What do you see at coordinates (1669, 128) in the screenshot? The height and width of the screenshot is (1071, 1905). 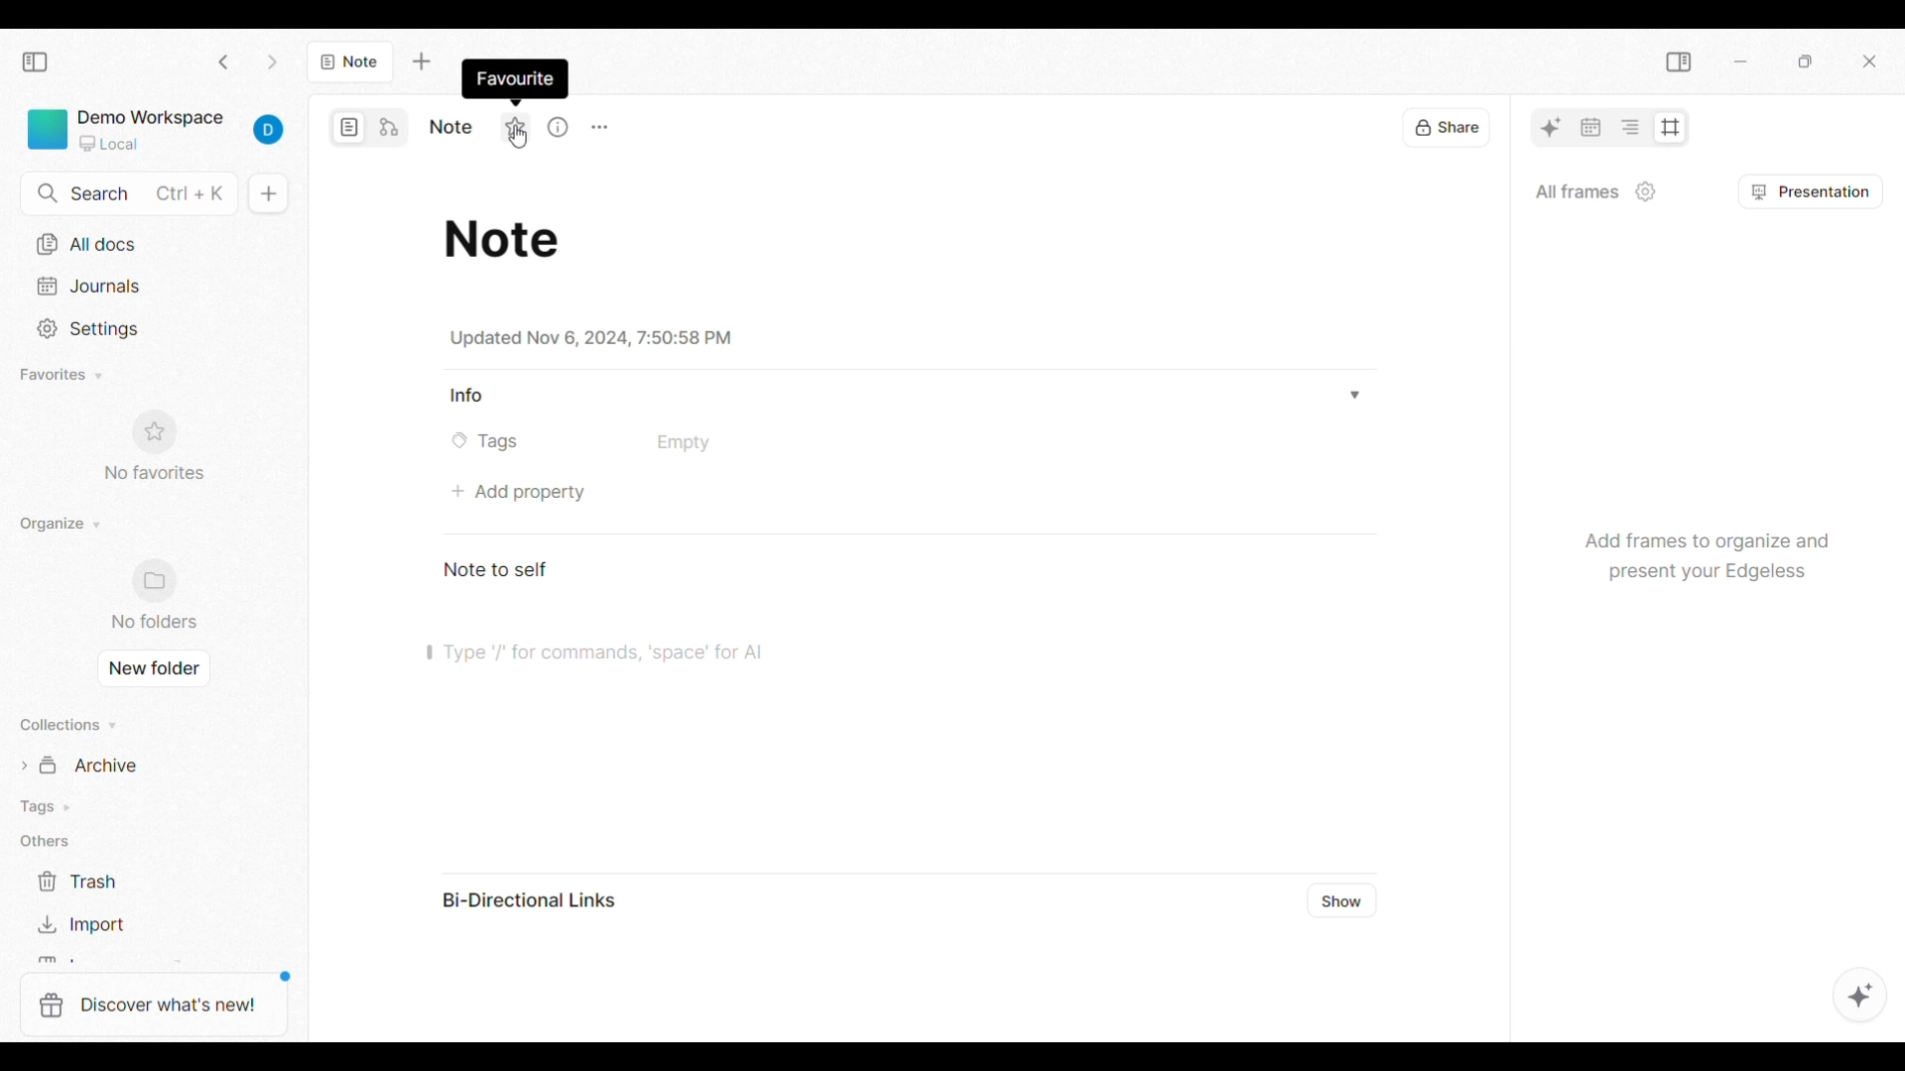 I see `Frames` at bounding box center [1669, 128].